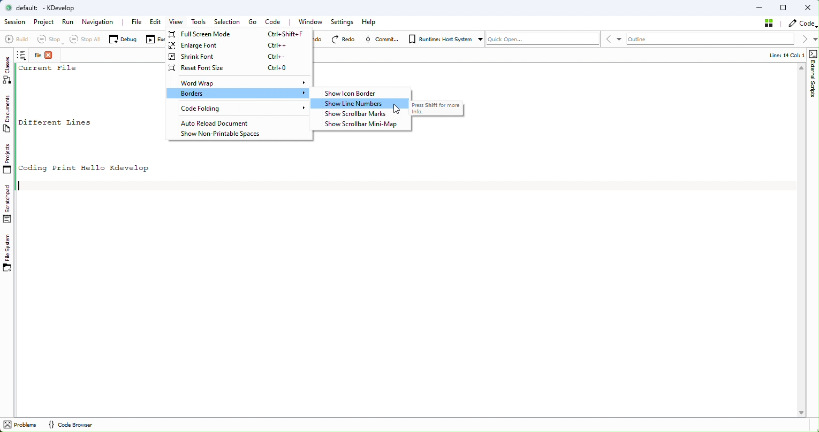 The width and height of the screenshot is (819, 432). Describe the element at coordinates (252, 22) in the screenshot. I see `Go` at that location.